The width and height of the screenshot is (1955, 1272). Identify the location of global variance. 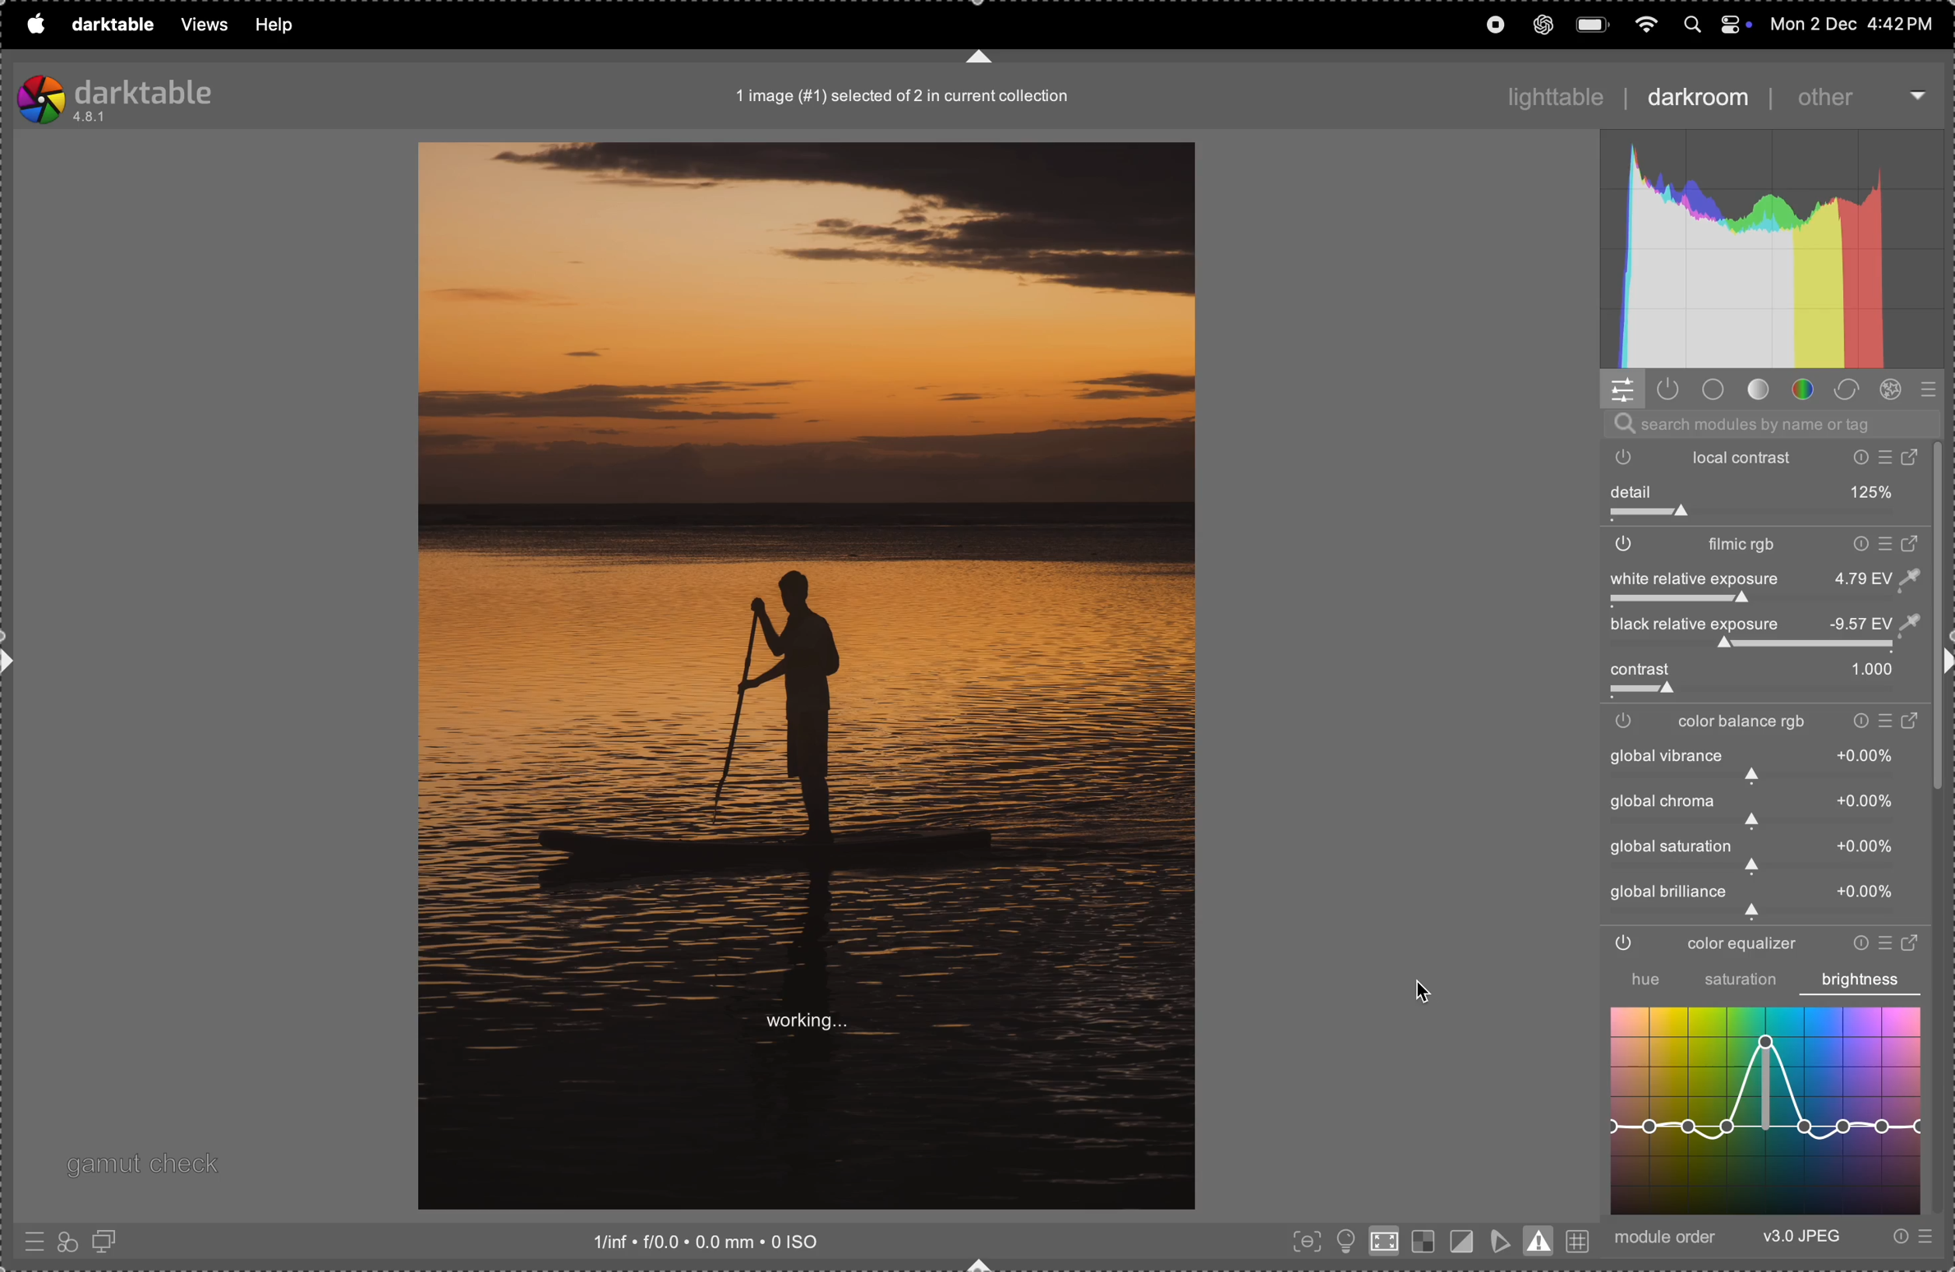
(1764, 764).